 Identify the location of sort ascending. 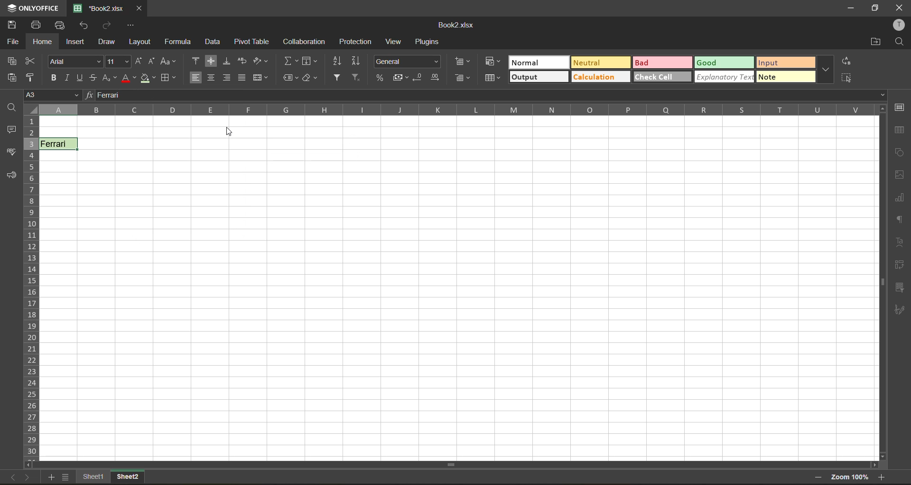
(337, 61).